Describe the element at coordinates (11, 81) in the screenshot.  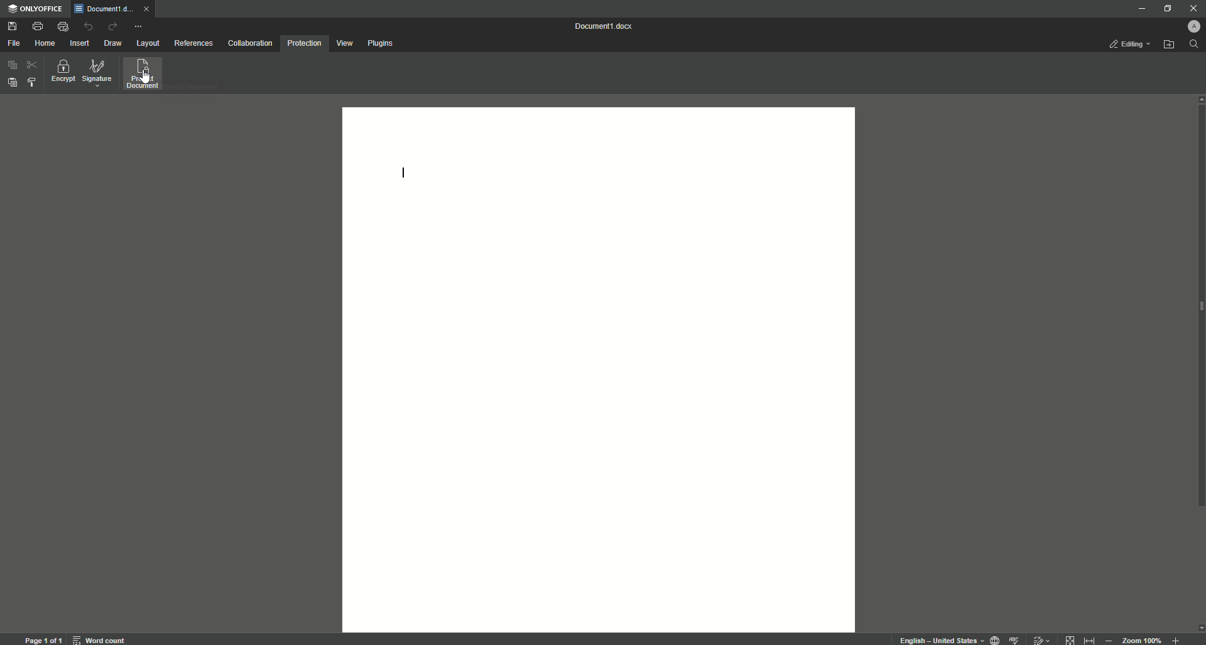
I see `Paste` at that location.